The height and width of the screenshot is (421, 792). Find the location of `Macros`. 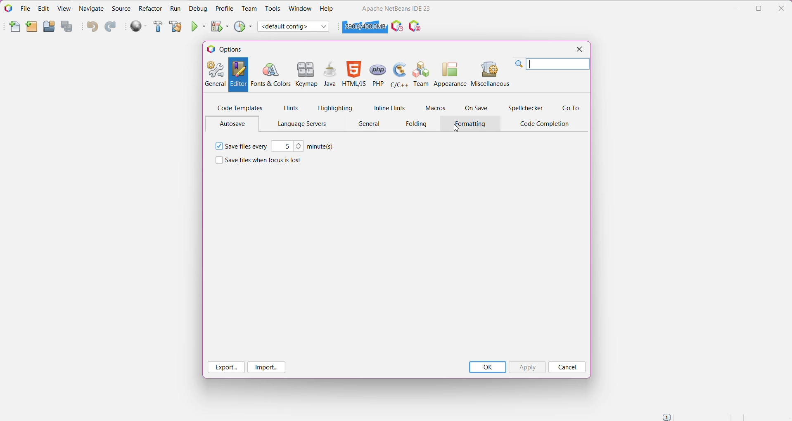

Macros is located at coordinates (434, 109).